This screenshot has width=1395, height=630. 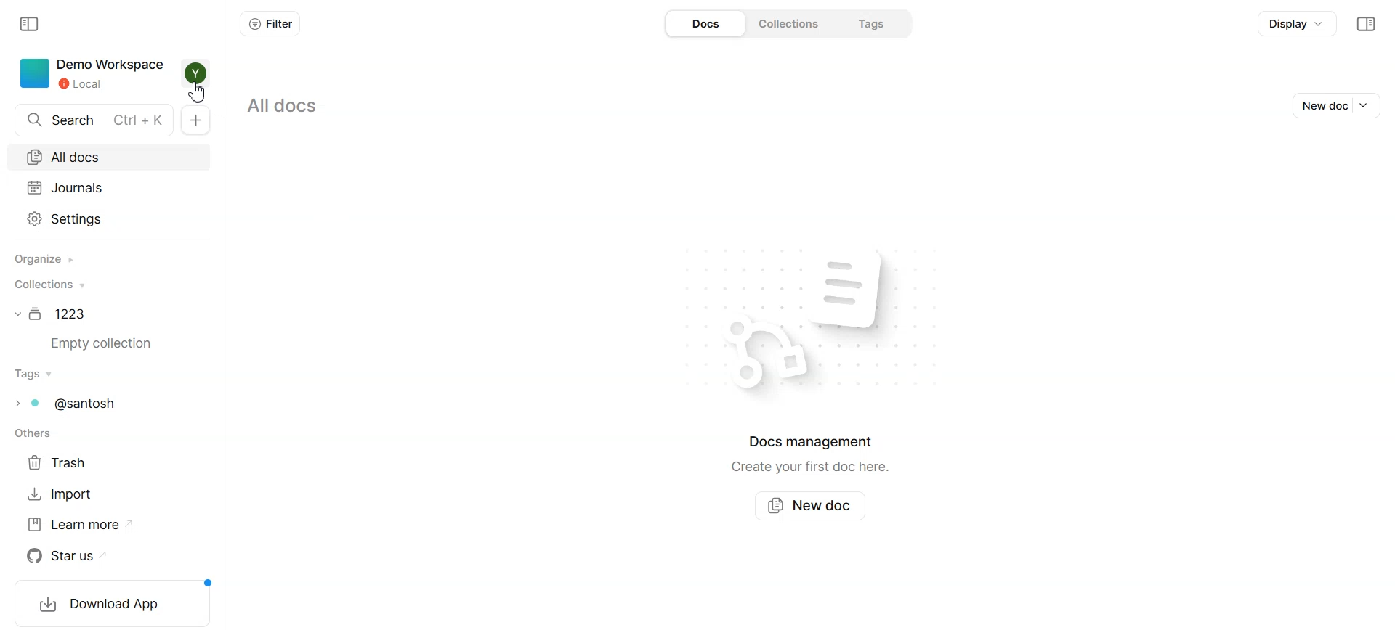 What do you see at coordinates (813, 504) in the screenshot?
I see `[® New doc` at bounding box center [813, 504].